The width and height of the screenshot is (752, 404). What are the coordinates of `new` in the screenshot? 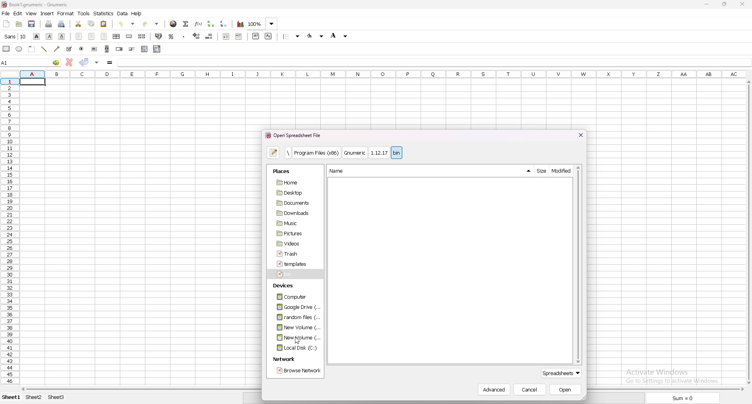 It's located at (6, 23).